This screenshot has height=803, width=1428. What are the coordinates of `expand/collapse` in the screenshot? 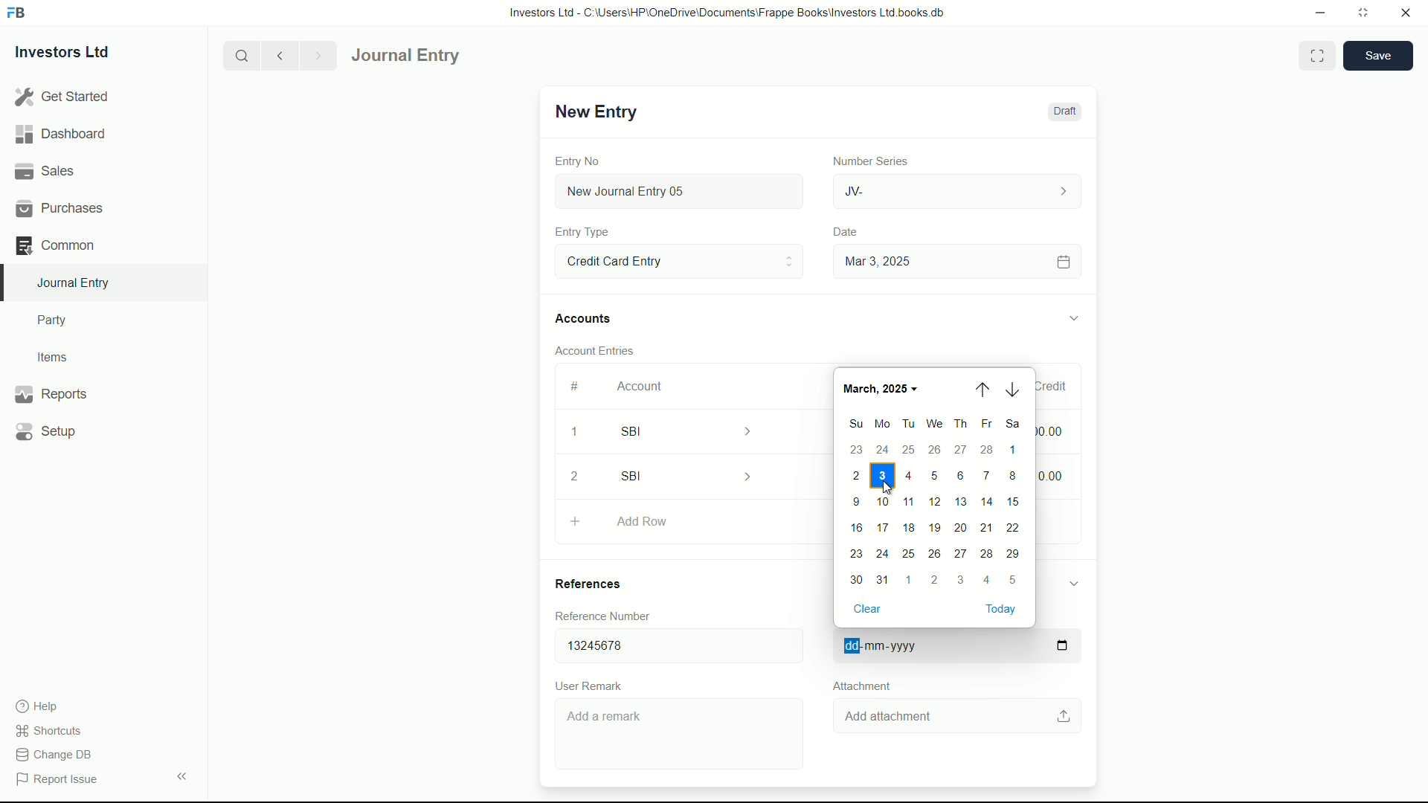 It's located at (1072, 582).